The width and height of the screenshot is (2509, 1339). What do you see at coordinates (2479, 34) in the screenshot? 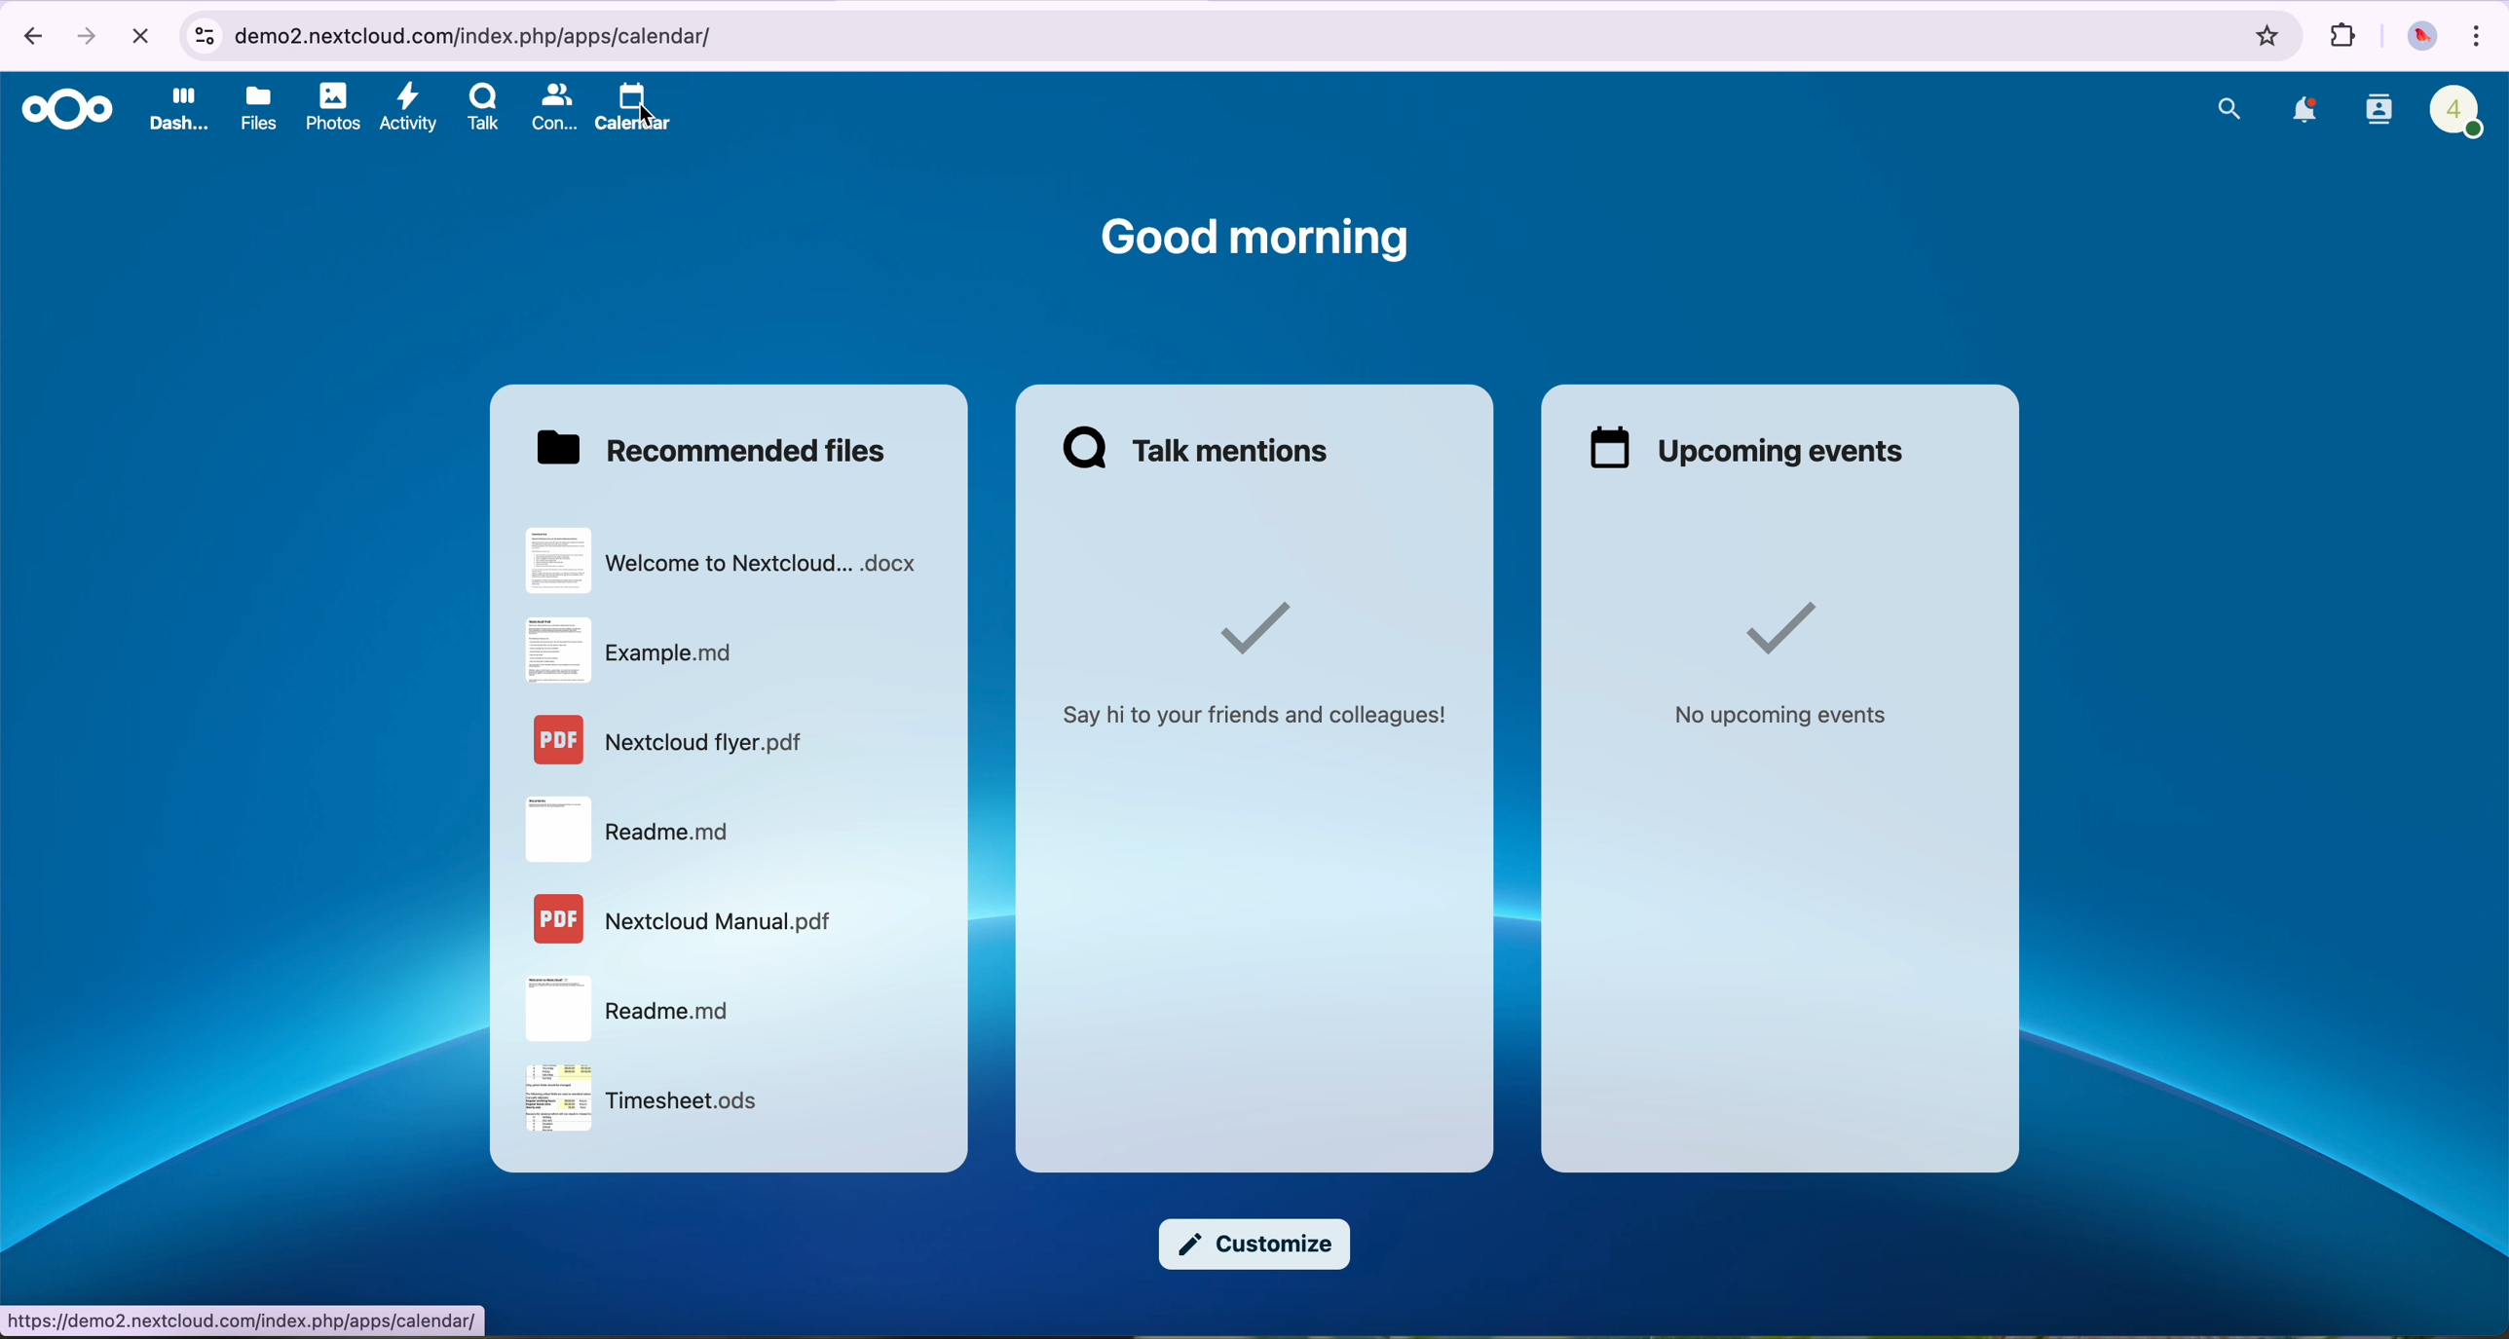
I see `customize and control Google Chrome` at bounding box center [2479, 34].